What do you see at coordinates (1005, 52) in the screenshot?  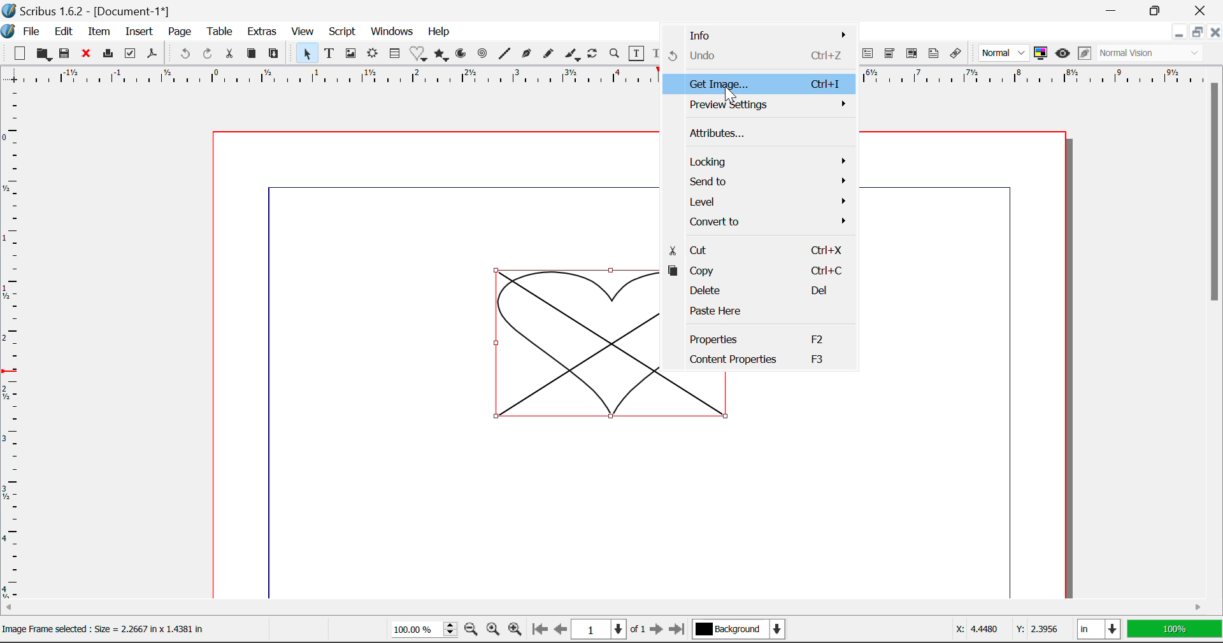 I see `Normal` at bounding box center [1005, 52].